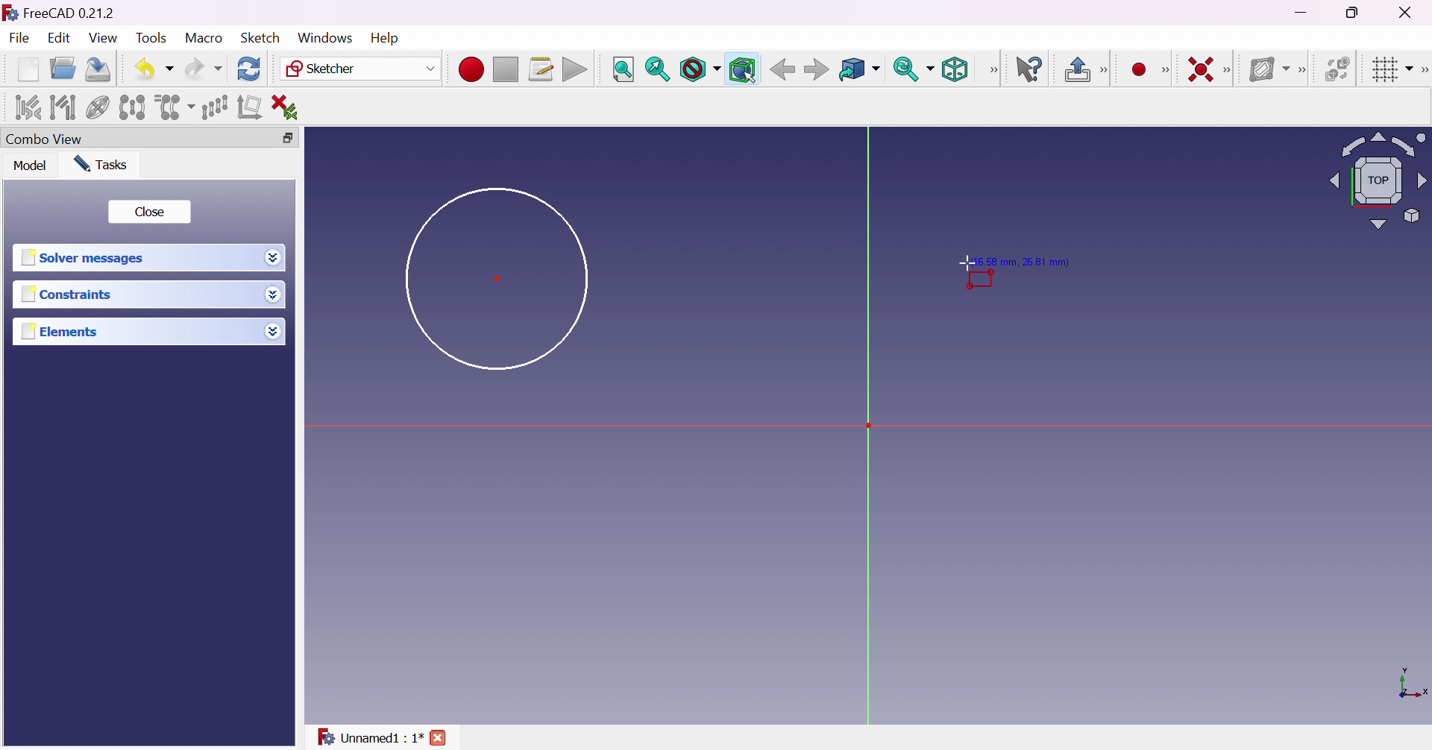 The image size is (1432, 750). Describe the element at coordinates (204, 37) in the screenshot. I see `Macro` at that location.